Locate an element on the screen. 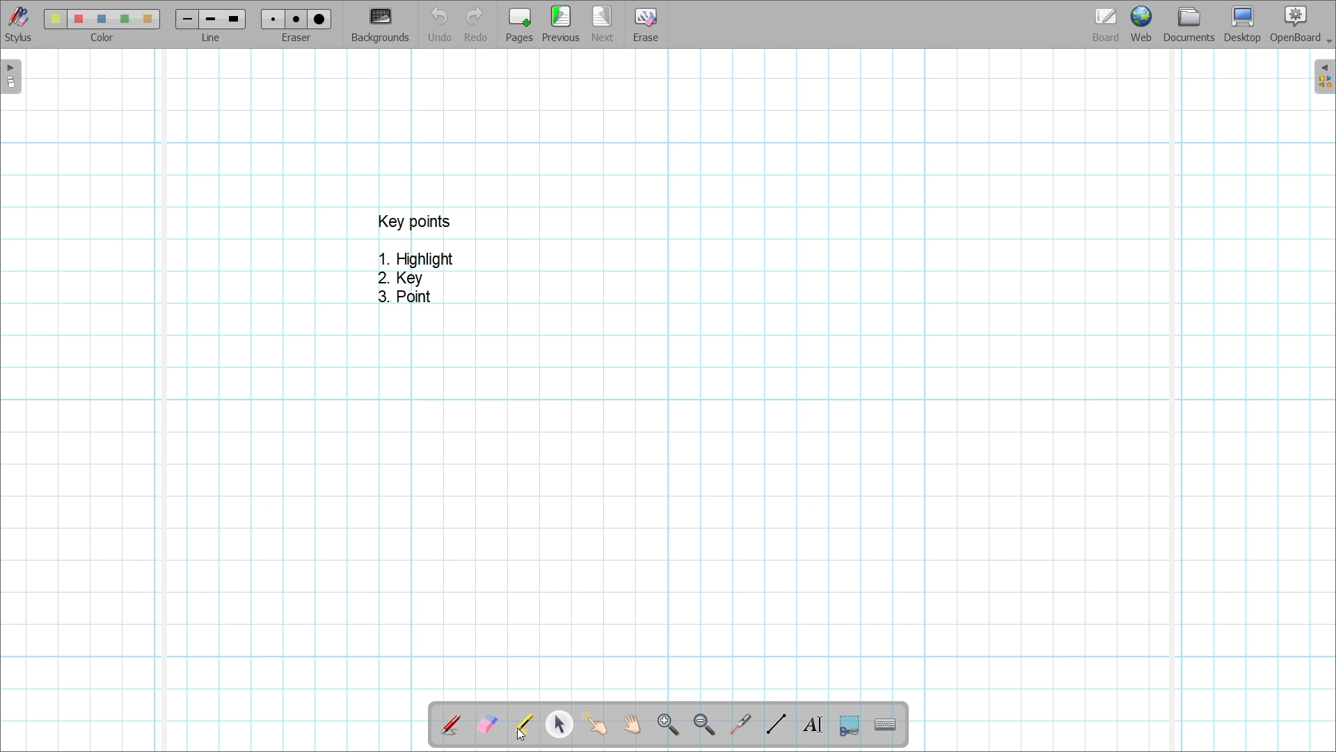 The height and width of the screenshot is (752, 1336). Eraser 1 is located at coordinates (273, 19).